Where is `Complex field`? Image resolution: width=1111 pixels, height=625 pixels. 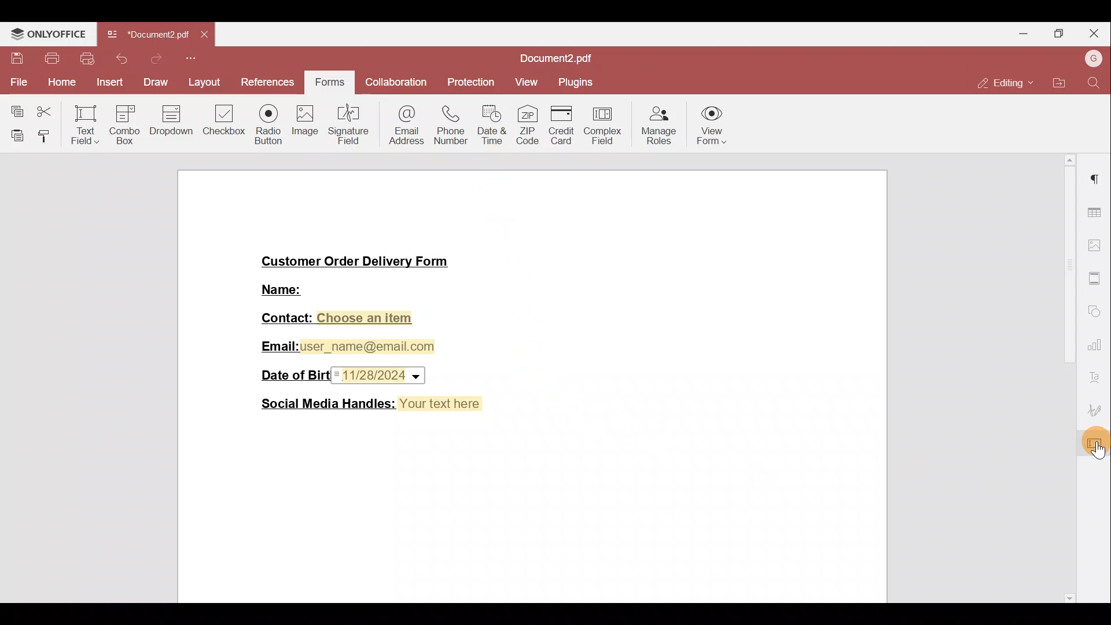
Complex field is located at coordinates (604, 126).